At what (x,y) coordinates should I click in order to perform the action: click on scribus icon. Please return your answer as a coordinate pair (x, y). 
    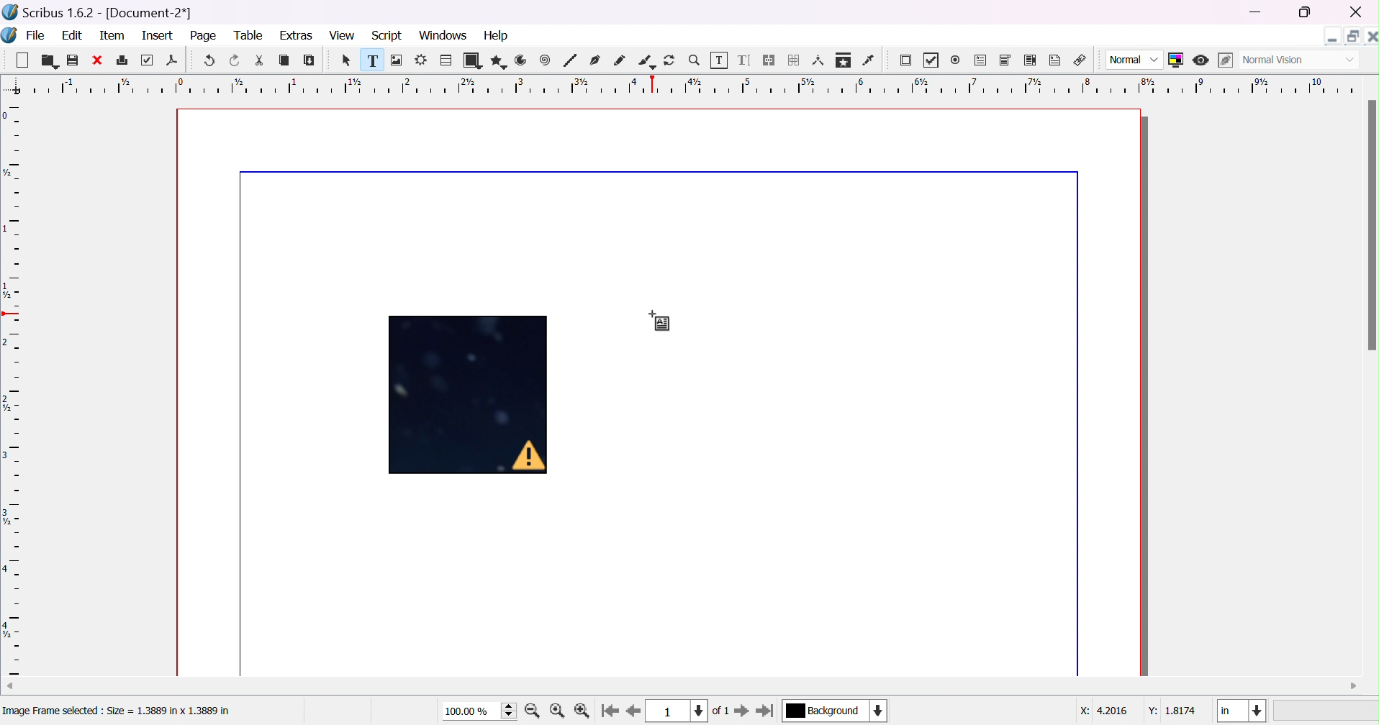
    Looking at the image, I should click on (9, 35).